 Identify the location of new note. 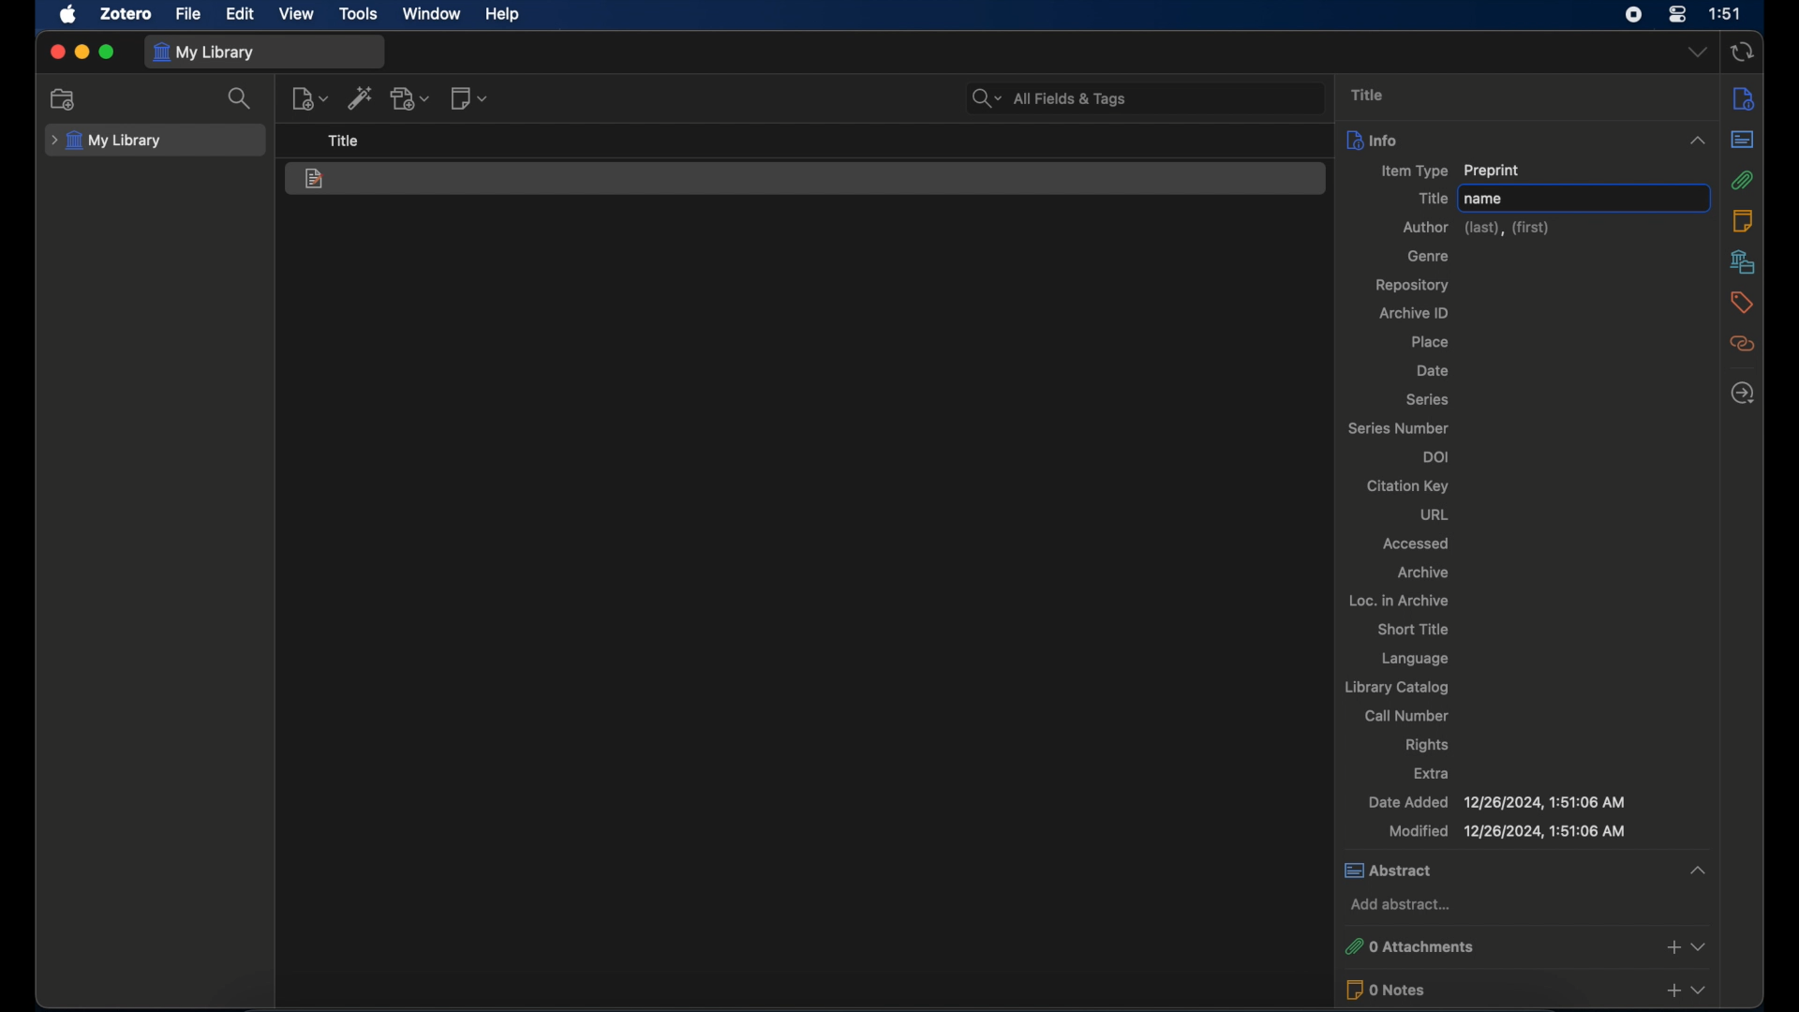
(468, 98).